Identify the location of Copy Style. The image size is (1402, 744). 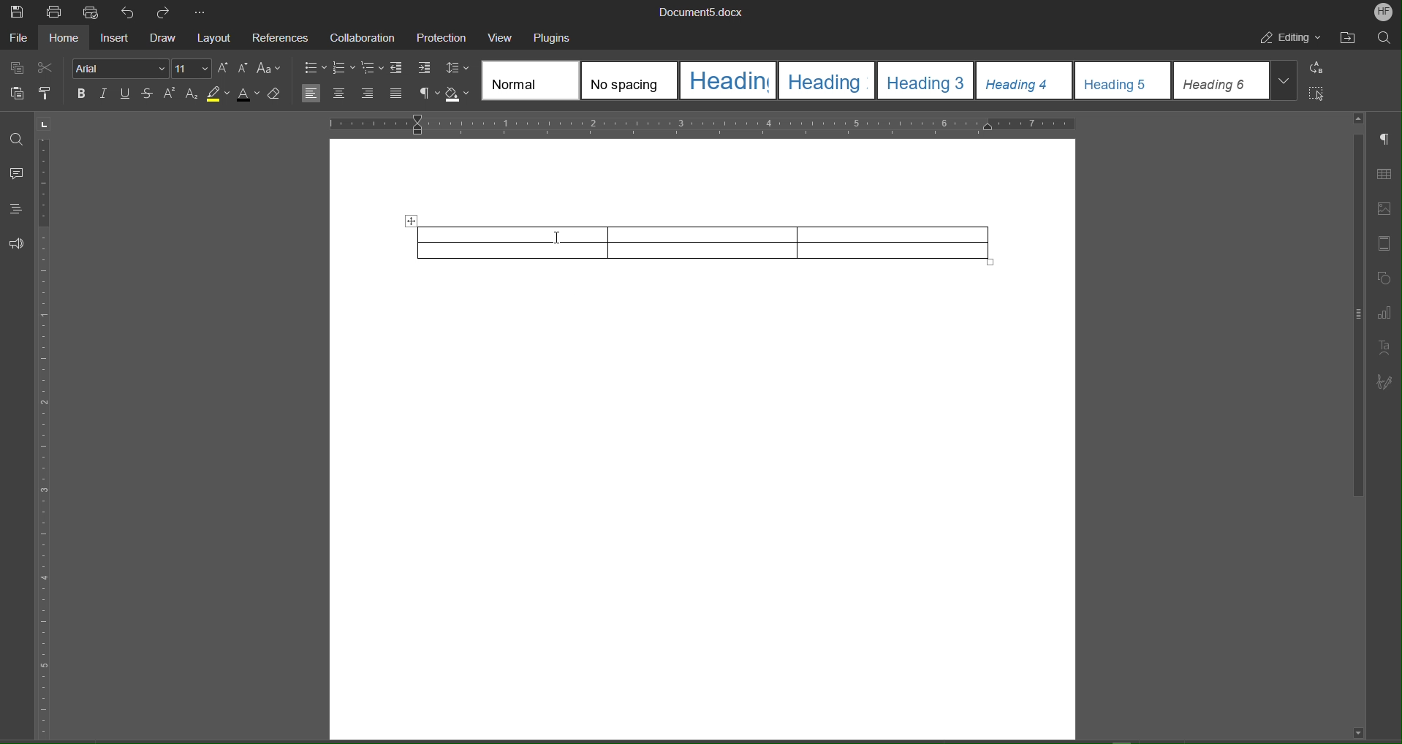
(49, 95).